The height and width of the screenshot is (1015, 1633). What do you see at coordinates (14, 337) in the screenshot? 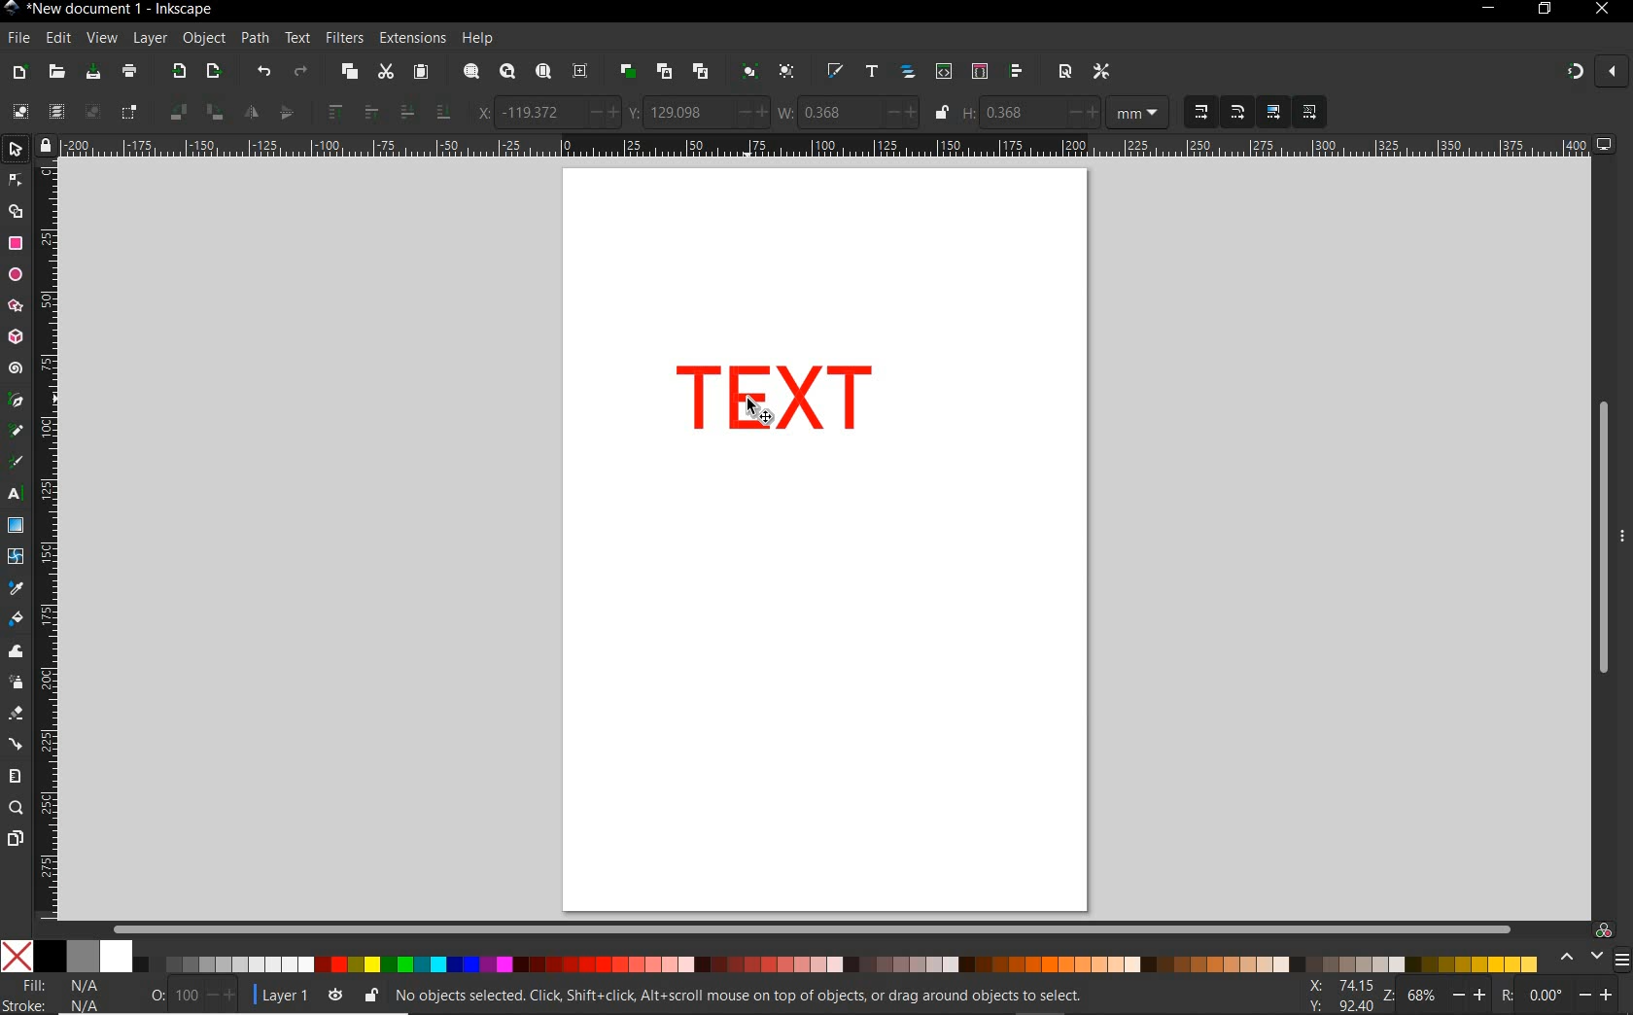
I see `3D BOX TOOL` at bounding box center [14, 337].